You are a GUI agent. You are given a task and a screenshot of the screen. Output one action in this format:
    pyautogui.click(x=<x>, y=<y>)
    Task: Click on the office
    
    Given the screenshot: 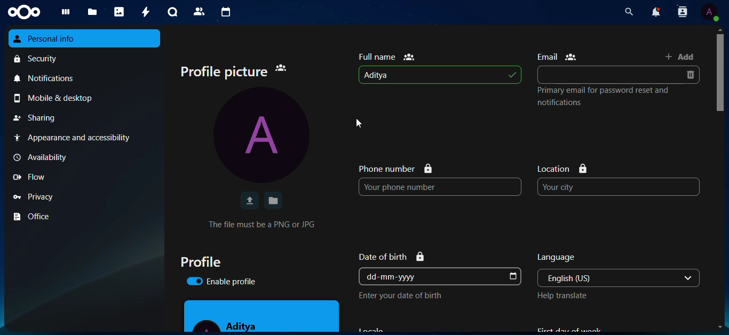 What is the action you would take?
    pyautogui.click(x=85, y=217)
    